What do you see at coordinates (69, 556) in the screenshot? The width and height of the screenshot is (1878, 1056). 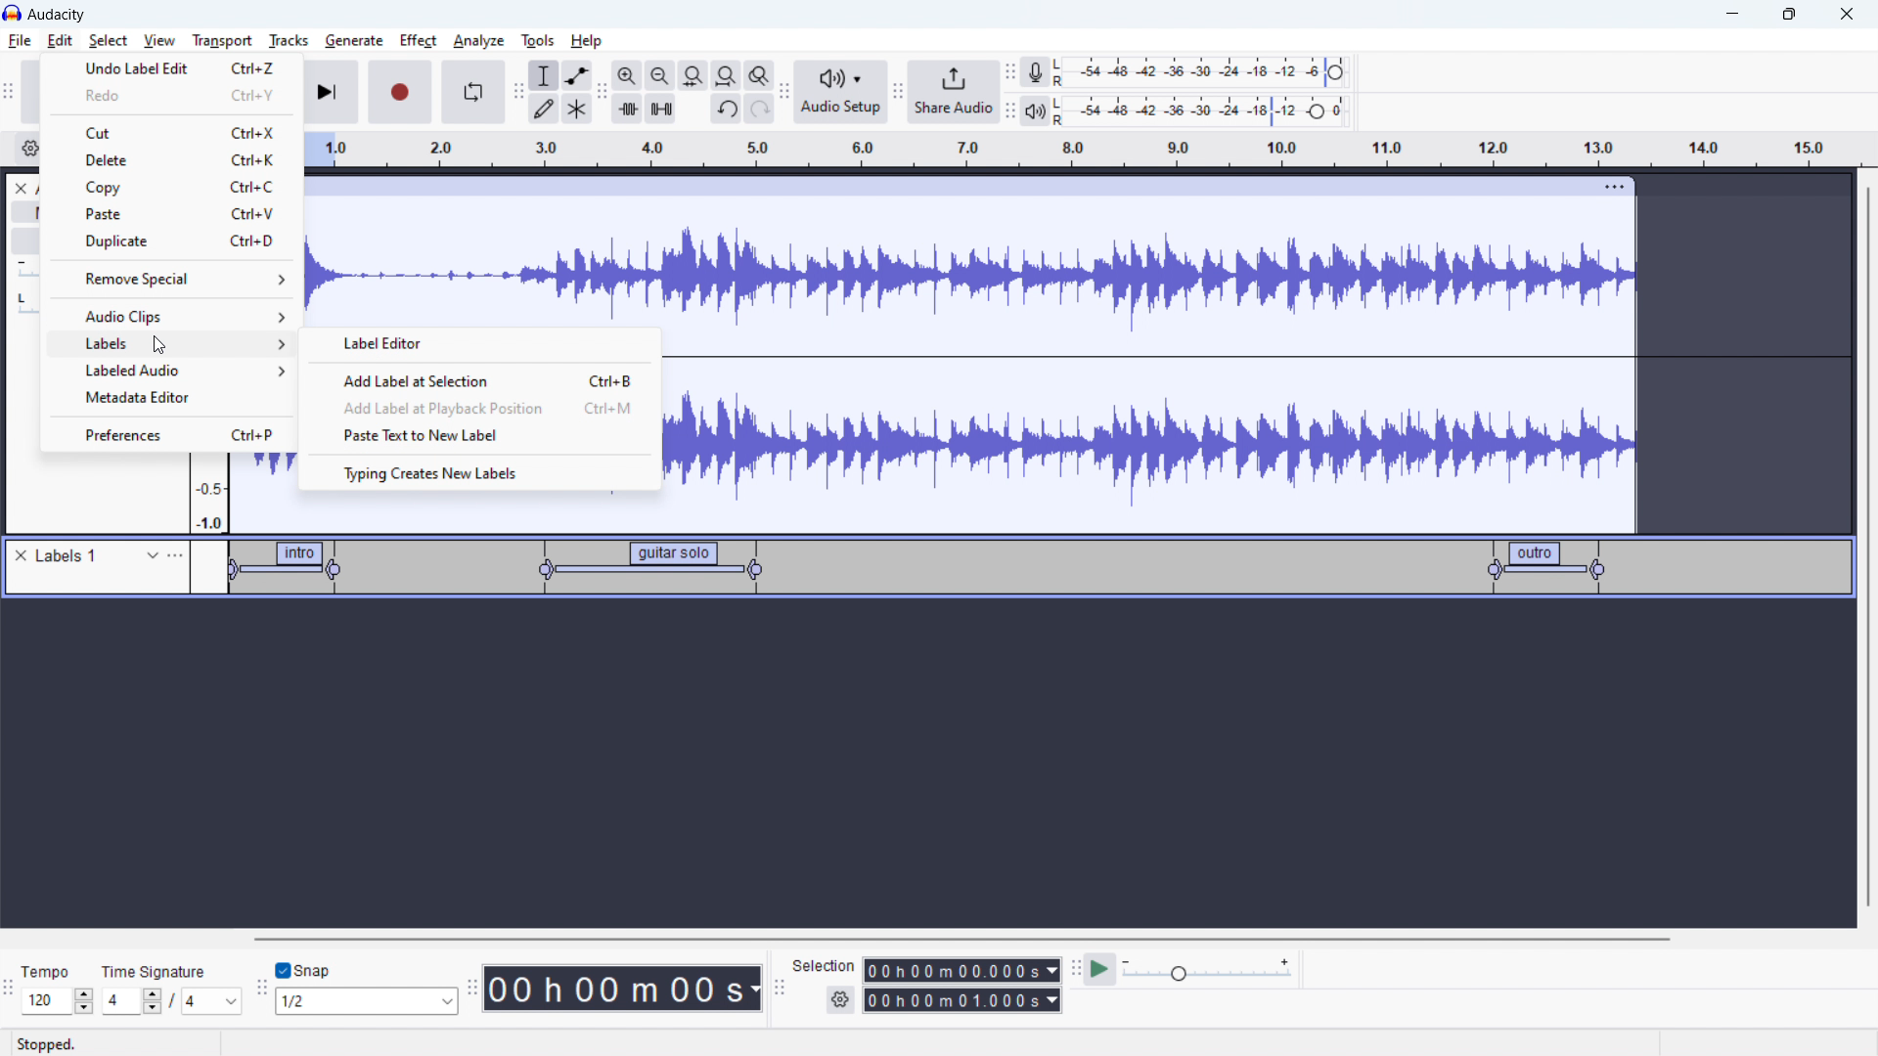 I see `labels` at bounding box center [69, 556].